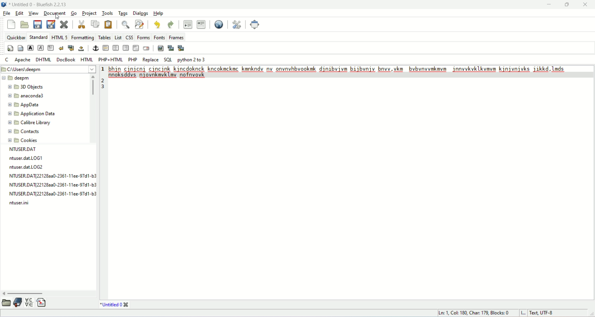 This screenshot has width=595, height=317. Describe the element at coordinates (56, 17) in the screenshot. I see `Cursor on Document` at that location.